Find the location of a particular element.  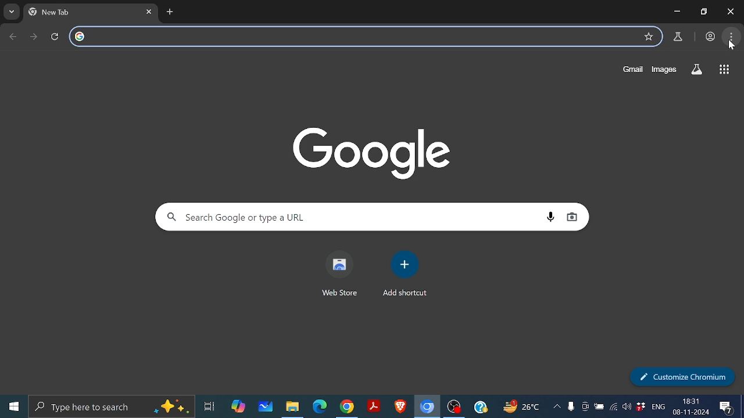

Close current tab is located at coordinates (151, 12).